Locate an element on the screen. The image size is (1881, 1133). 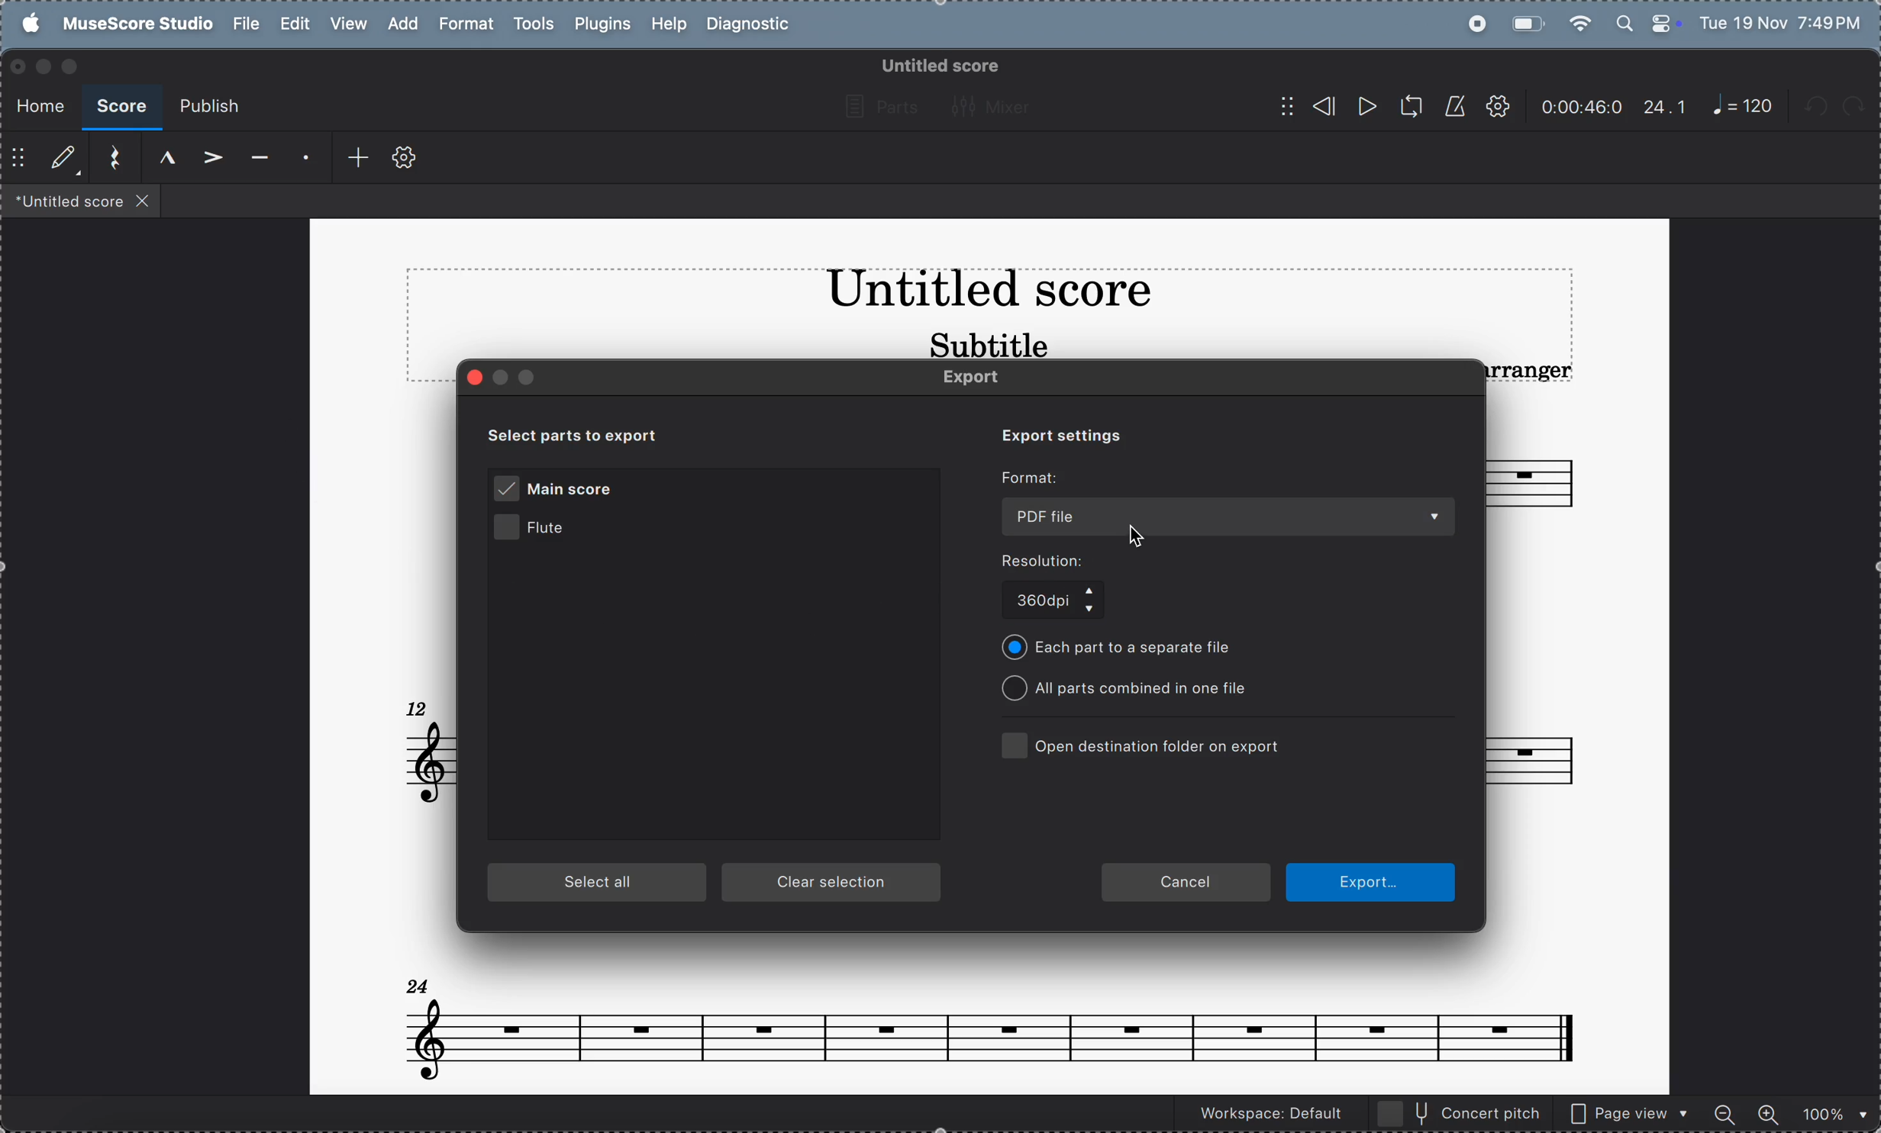
wifi is located at coordinates (1582, 23).